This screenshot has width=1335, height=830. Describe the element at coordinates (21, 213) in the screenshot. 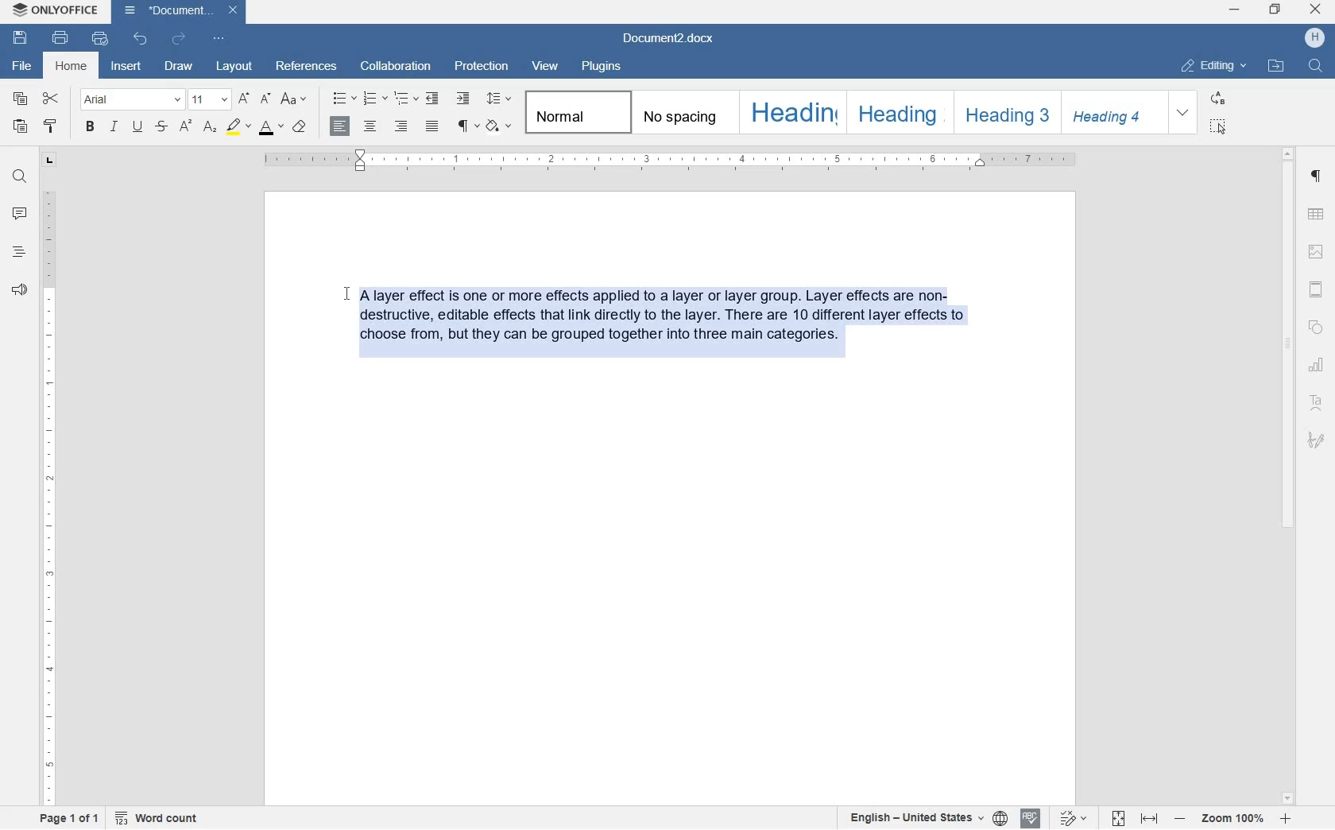

I see `comment` at that location.